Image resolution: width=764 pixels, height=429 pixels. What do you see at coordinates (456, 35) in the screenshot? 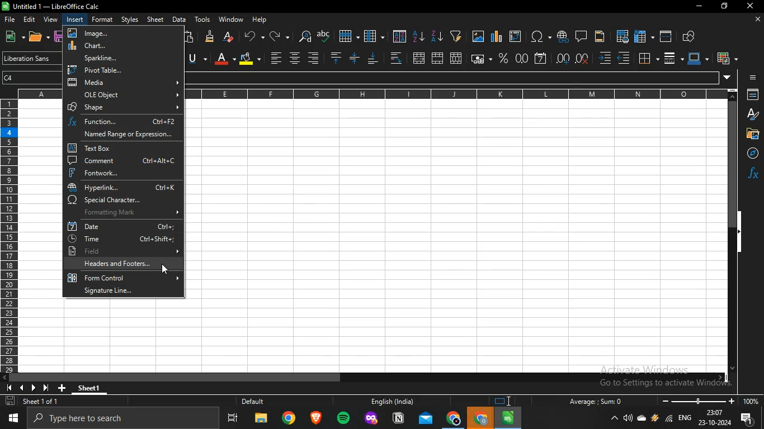
I see `create filter` at bounding box center [456, 35].